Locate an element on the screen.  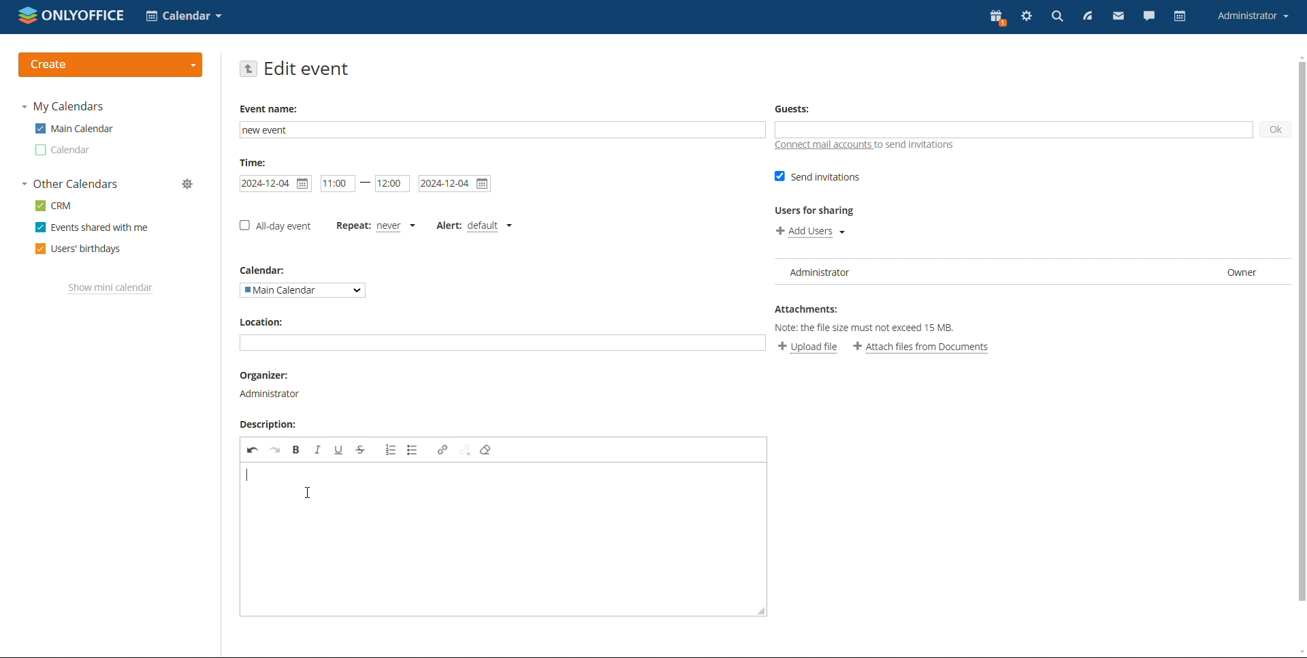
edit event is located at coordinates (307, 69).